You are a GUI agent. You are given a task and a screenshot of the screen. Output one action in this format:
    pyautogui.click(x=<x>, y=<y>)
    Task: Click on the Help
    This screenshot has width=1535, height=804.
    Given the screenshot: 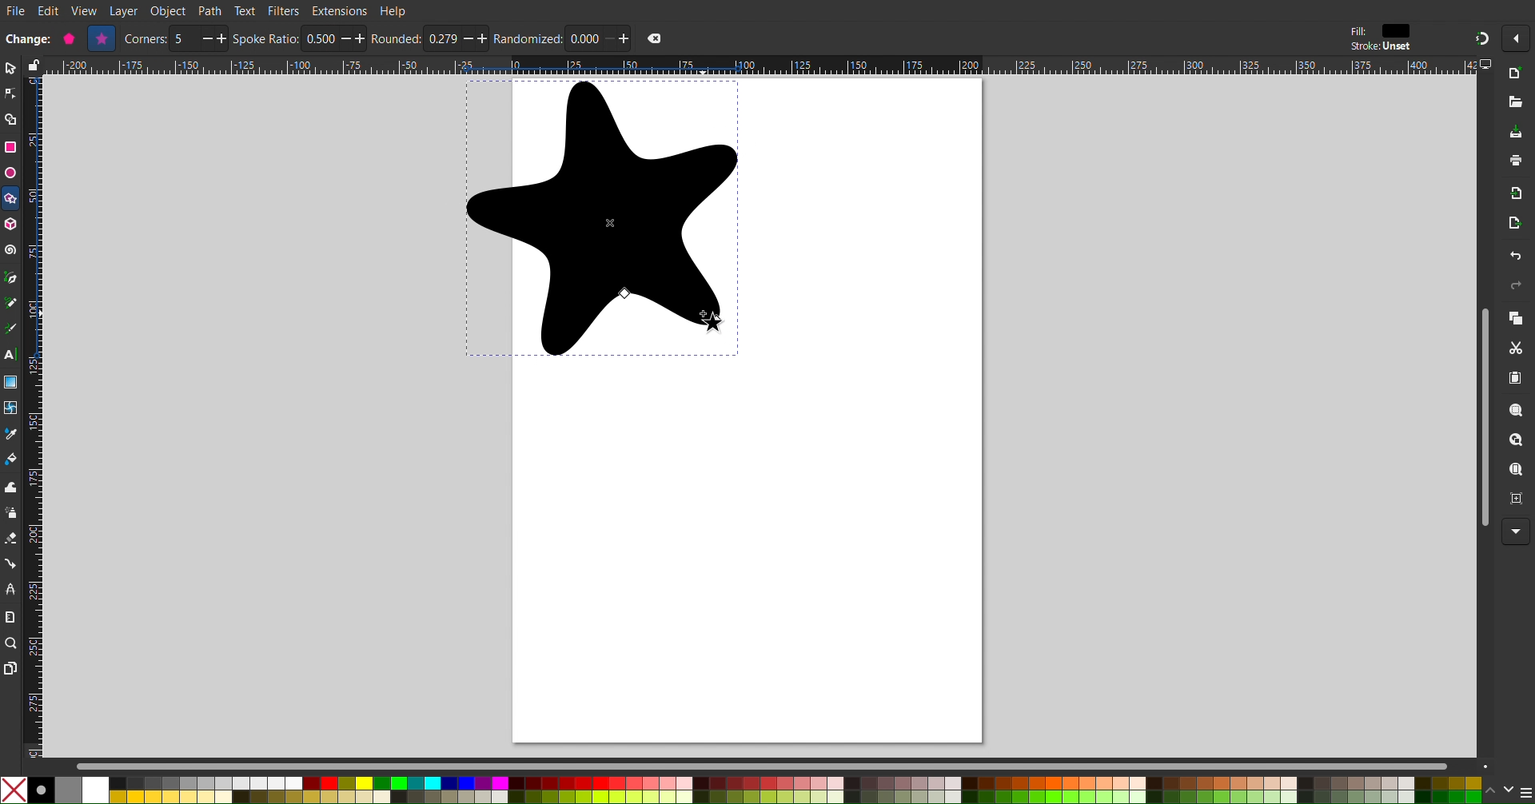 What is the action you would take?
    pyautogui.click(x=394, y=10)
    